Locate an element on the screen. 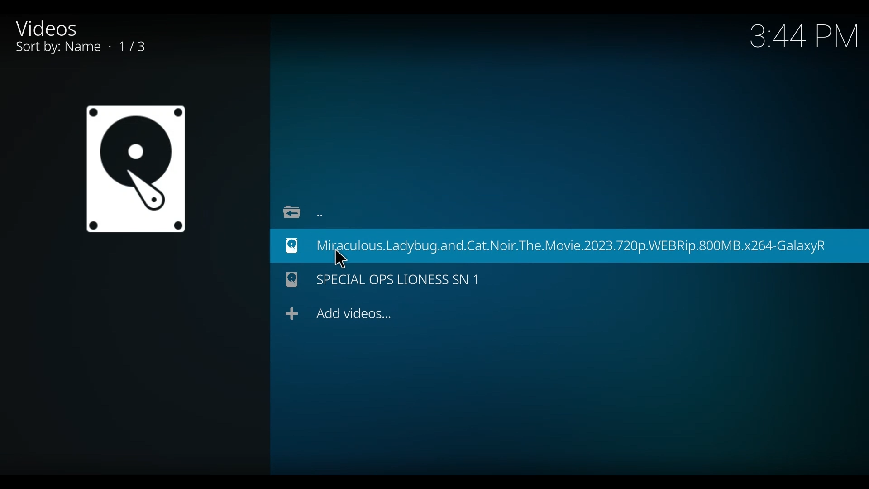 The height and width of the screenshot is (489, 869). Go Back is located at coordinates (300, 210).